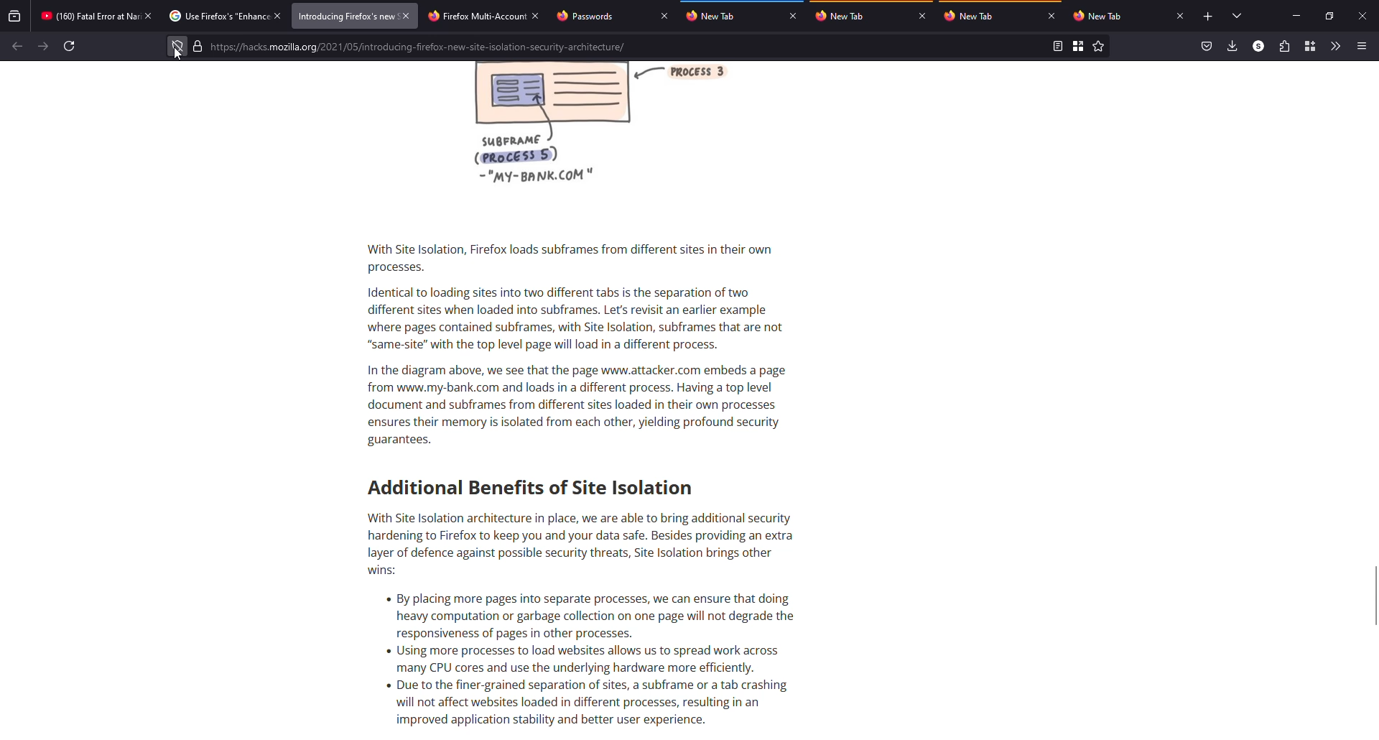 This screenshot has width=1379, height=740. I want to click on tab, so click(1100, 16).